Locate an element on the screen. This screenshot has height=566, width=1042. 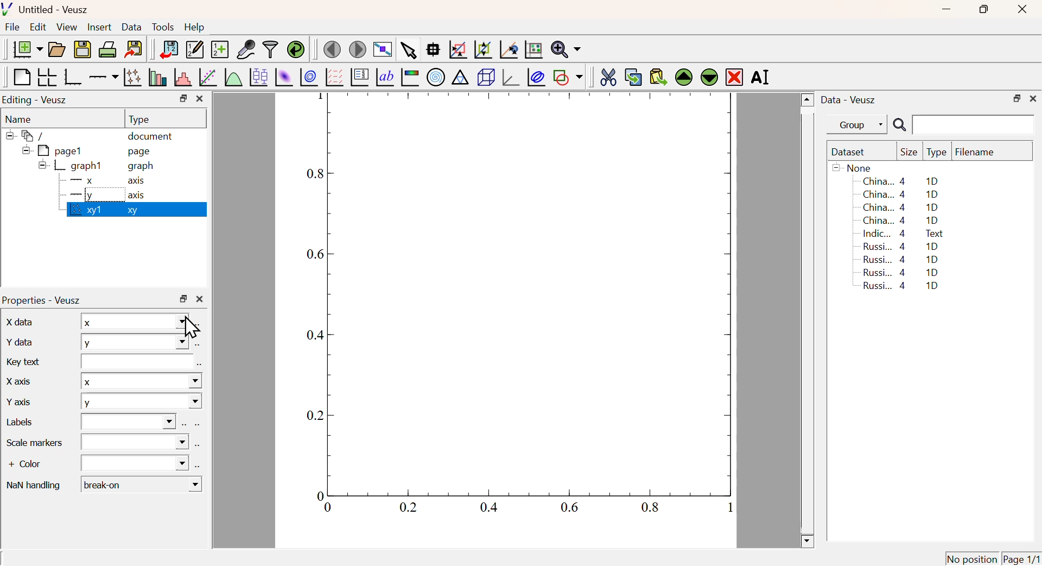
Key text is located at coordinates (24, 361).